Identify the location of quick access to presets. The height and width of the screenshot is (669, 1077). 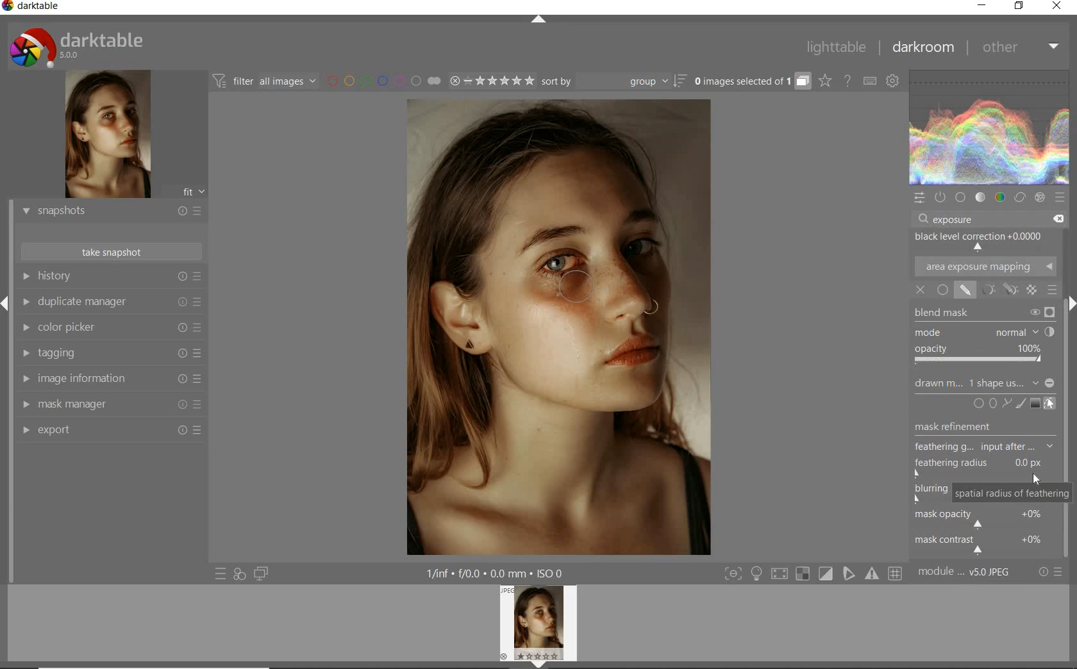
(221, 574).